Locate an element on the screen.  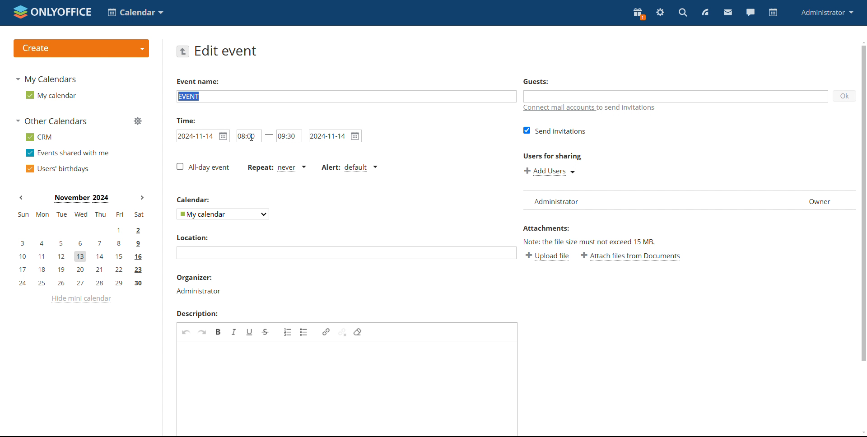
connect mail accounts is located at coordinates (590, 109).